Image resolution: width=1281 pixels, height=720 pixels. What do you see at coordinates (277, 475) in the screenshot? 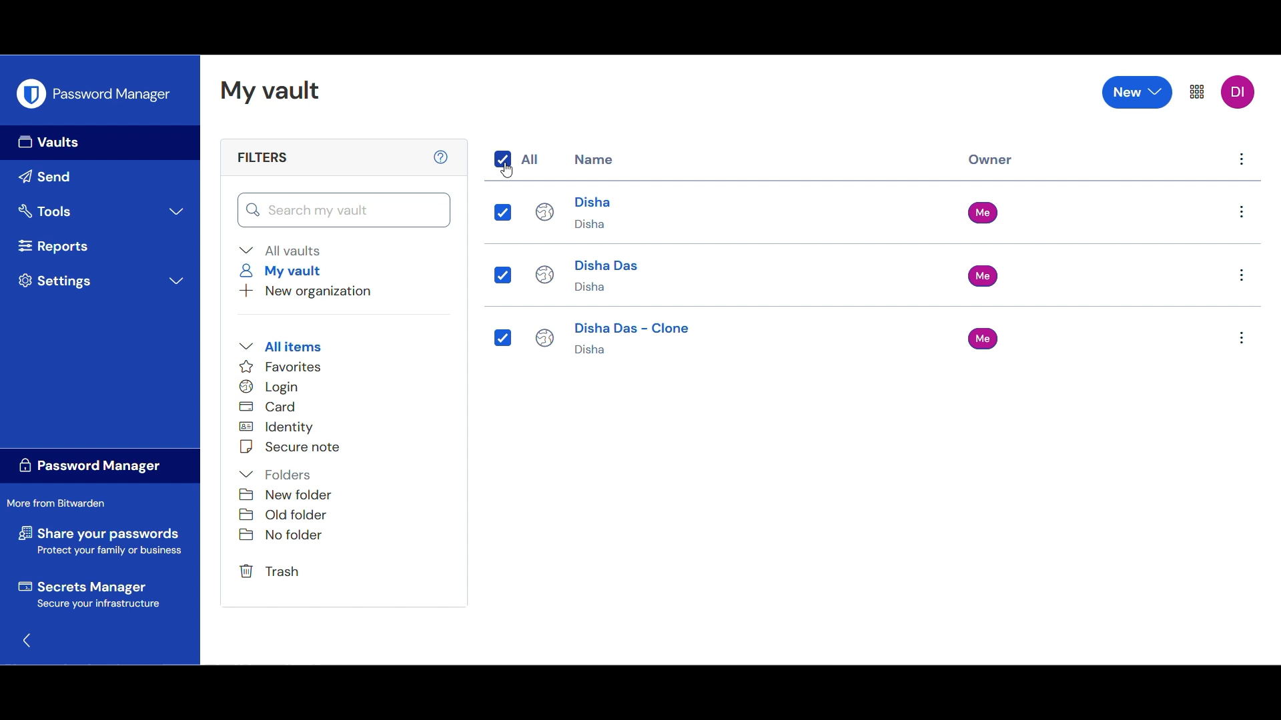
I see `Collapse folders` at bounding box center [277, 475].